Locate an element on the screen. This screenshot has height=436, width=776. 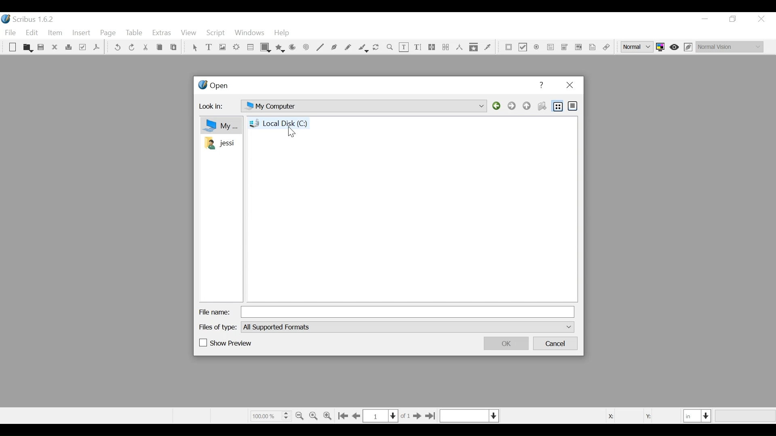
List View is located at coordinates (558, 106).